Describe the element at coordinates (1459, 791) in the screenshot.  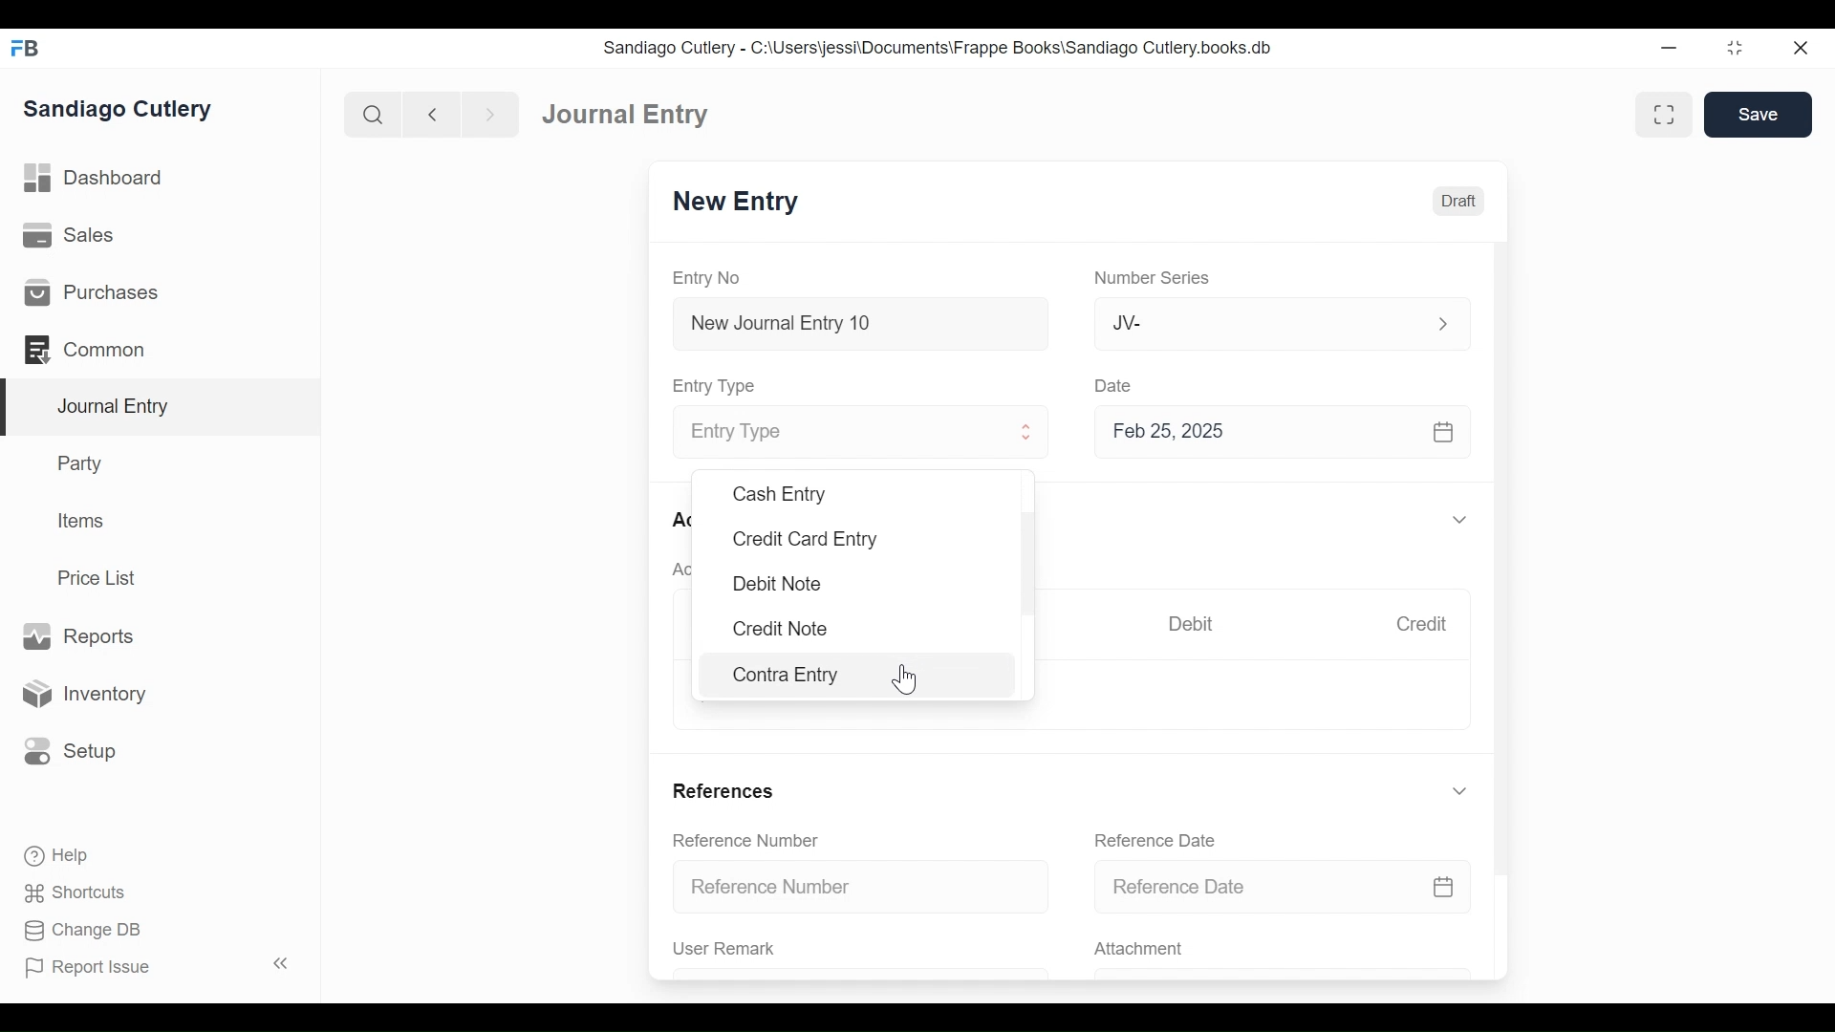
I see `Expand` at that location.